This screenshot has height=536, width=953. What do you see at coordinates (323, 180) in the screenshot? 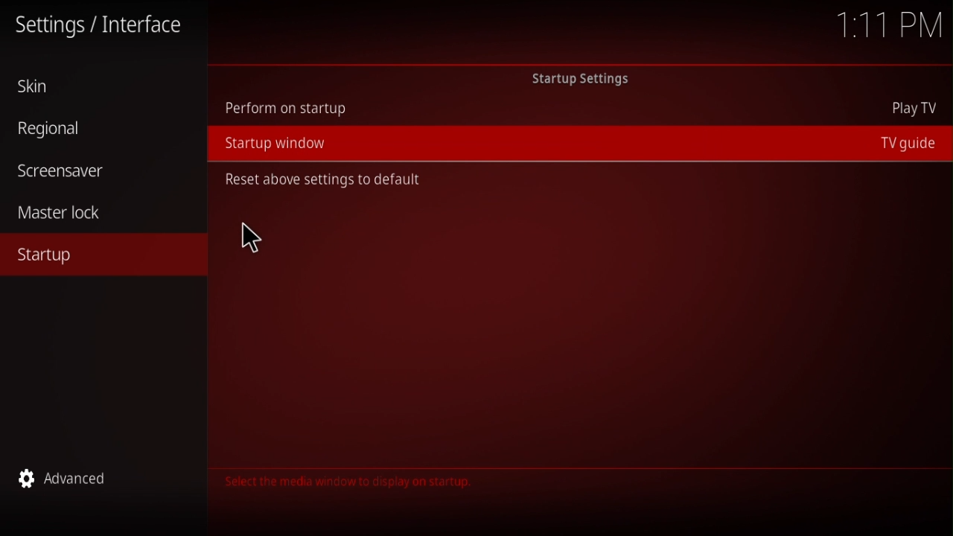
I see `Reset above settings to defualt` at bounding box center [323, 180].